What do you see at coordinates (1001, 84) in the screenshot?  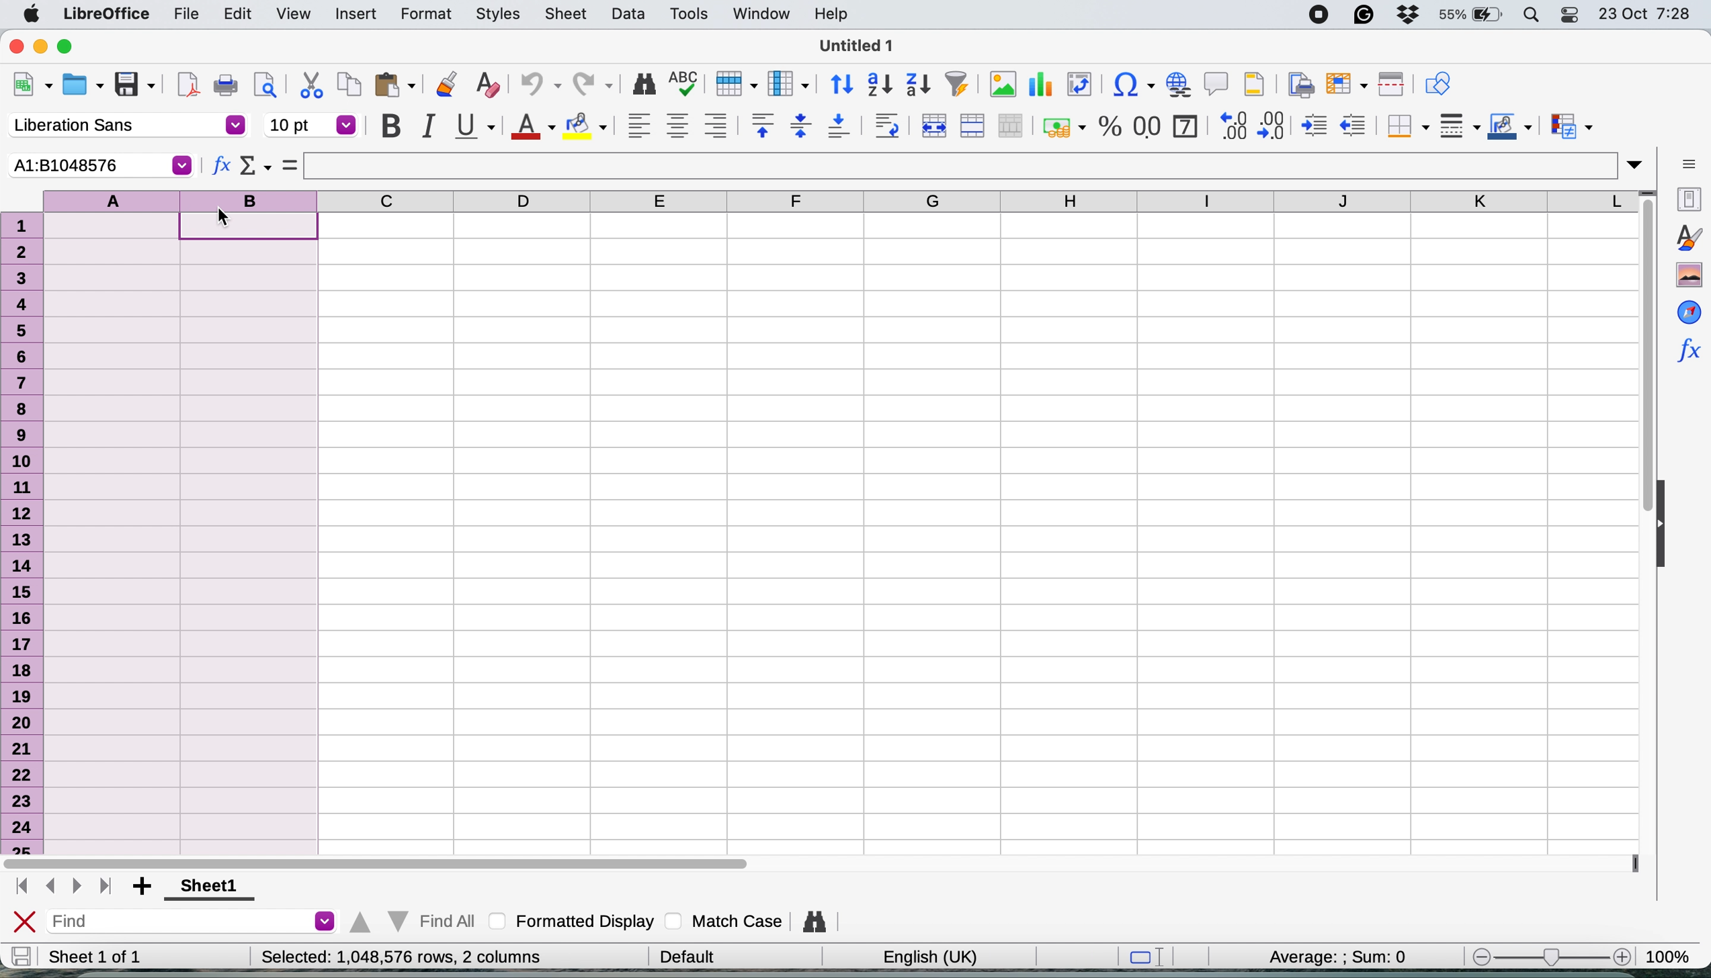 I see `insert chart` at bounding box center [1001, 84].